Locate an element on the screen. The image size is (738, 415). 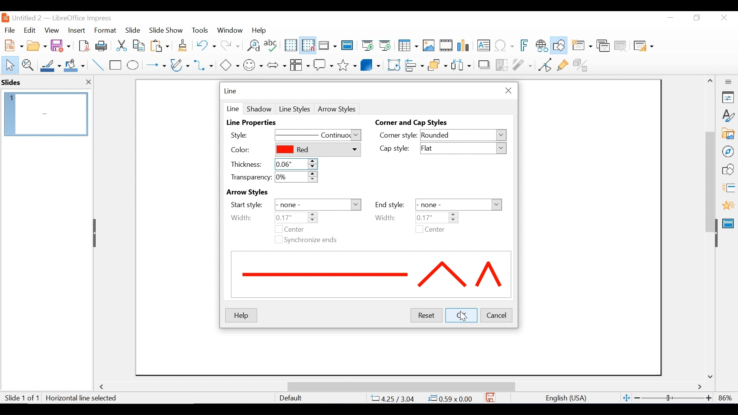
Red is located at coordinates (317, 150).